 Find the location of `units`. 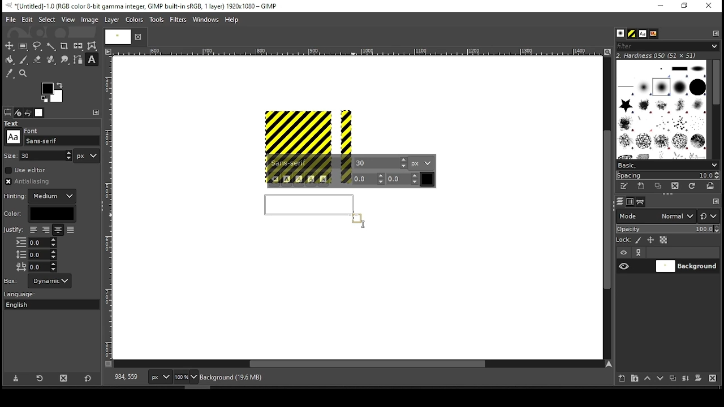

units is located at coordinates (87, 156).